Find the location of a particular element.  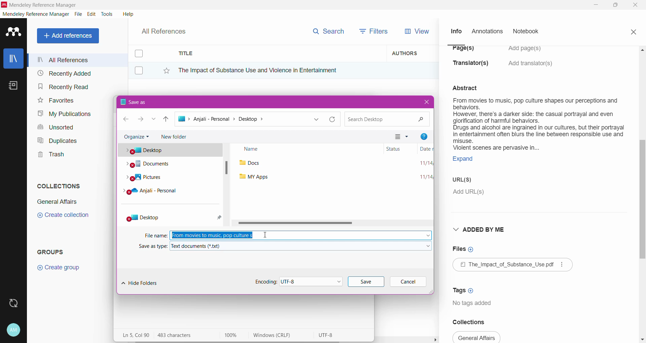

Click to Add Pages is located at coordinates (528, 52).